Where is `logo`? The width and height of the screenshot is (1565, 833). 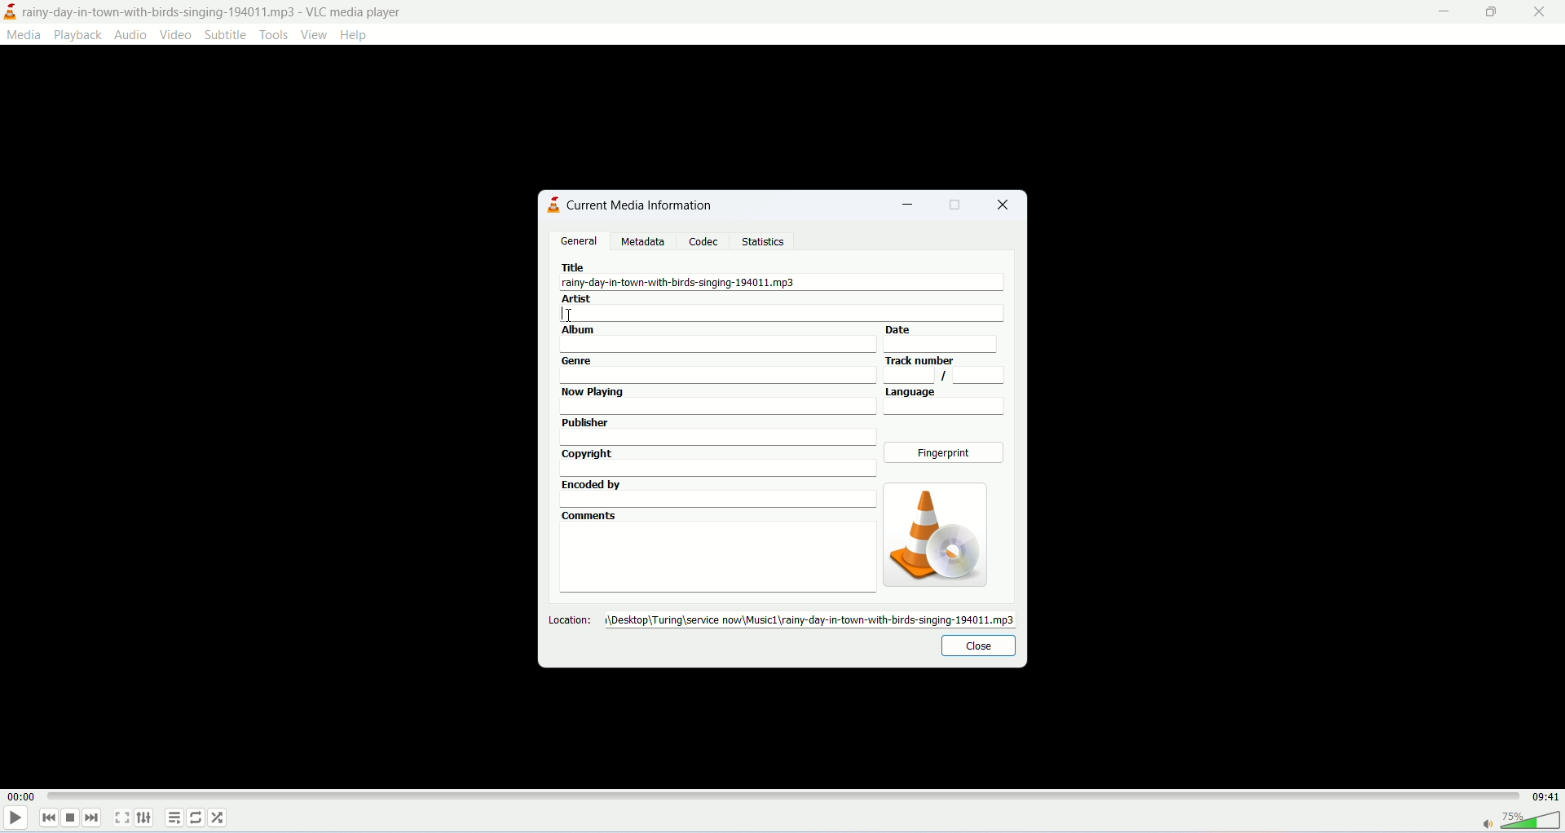
logo is located at coordinates (549, 205).